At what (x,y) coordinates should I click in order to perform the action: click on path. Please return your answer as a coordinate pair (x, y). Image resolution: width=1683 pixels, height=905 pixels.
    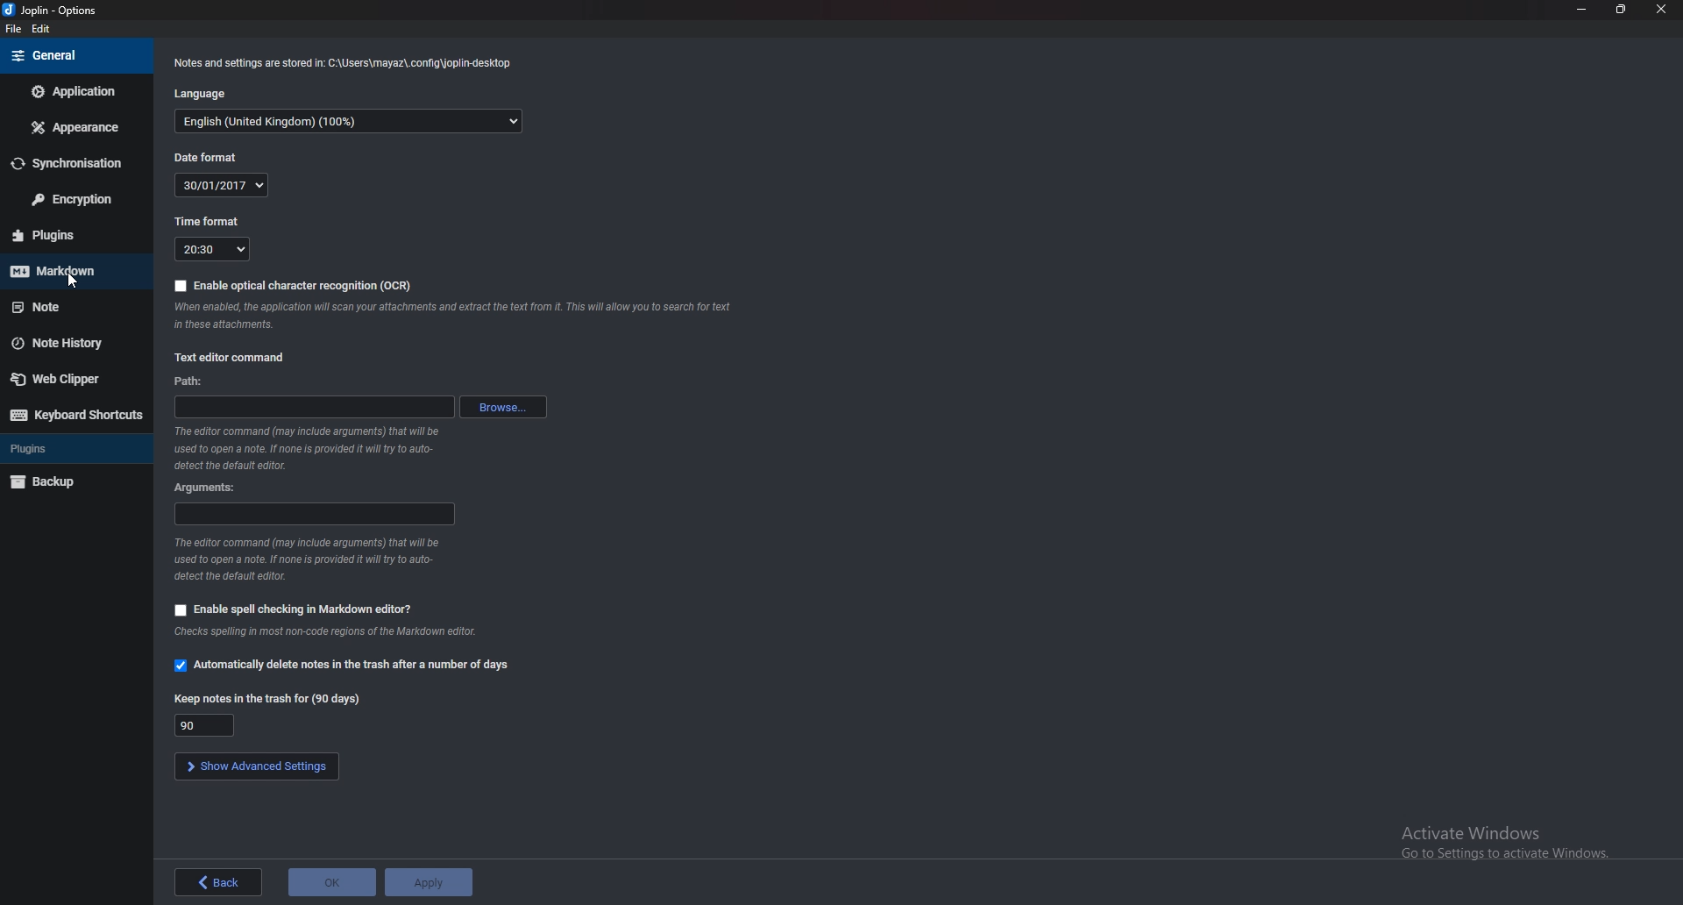
    Looking at the image, I should click on (313, 406).